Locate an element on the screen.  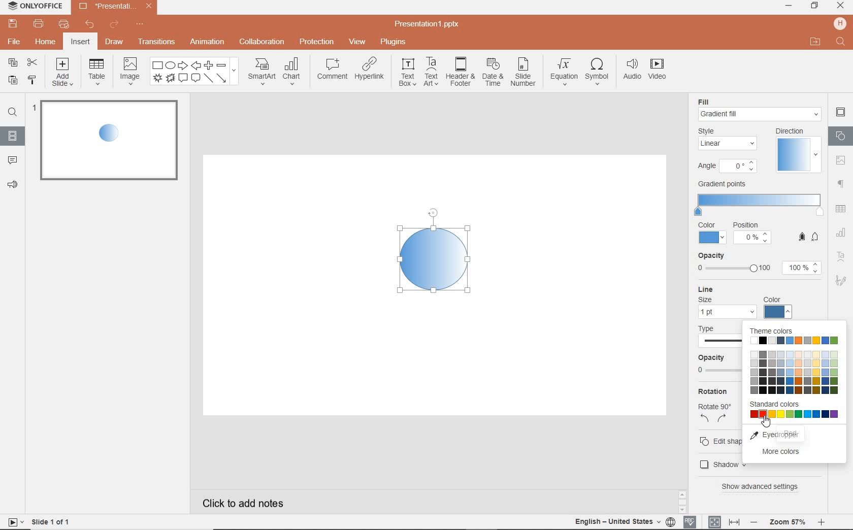
animation is located at coordinates (207, 43).